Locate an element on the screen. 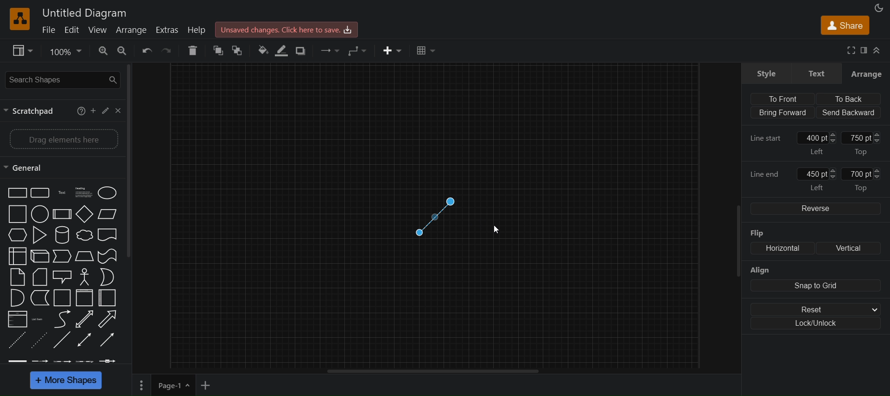 This screenshot has height=396, width=890. Callout is located at coordinates (62, 277).